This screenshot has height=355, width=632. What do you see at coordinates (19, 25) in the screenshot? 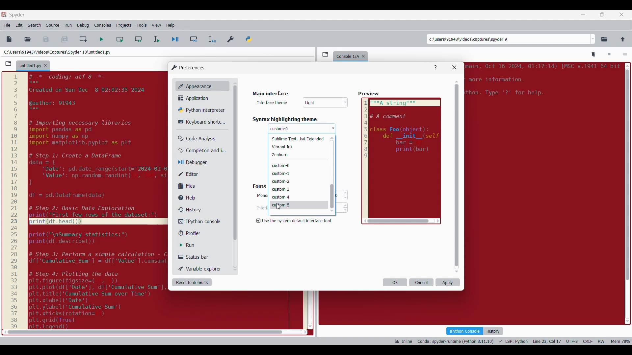
I see `Edit menu` at bounding box center [19, 25].